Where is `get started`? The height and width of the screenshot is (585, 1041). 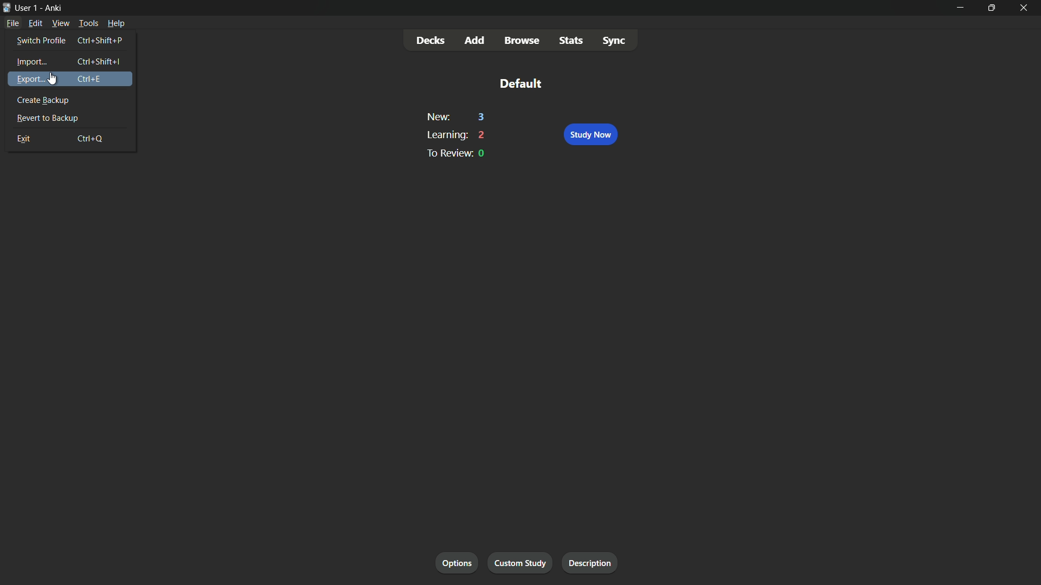 get started is located at coordinates (458, 564).